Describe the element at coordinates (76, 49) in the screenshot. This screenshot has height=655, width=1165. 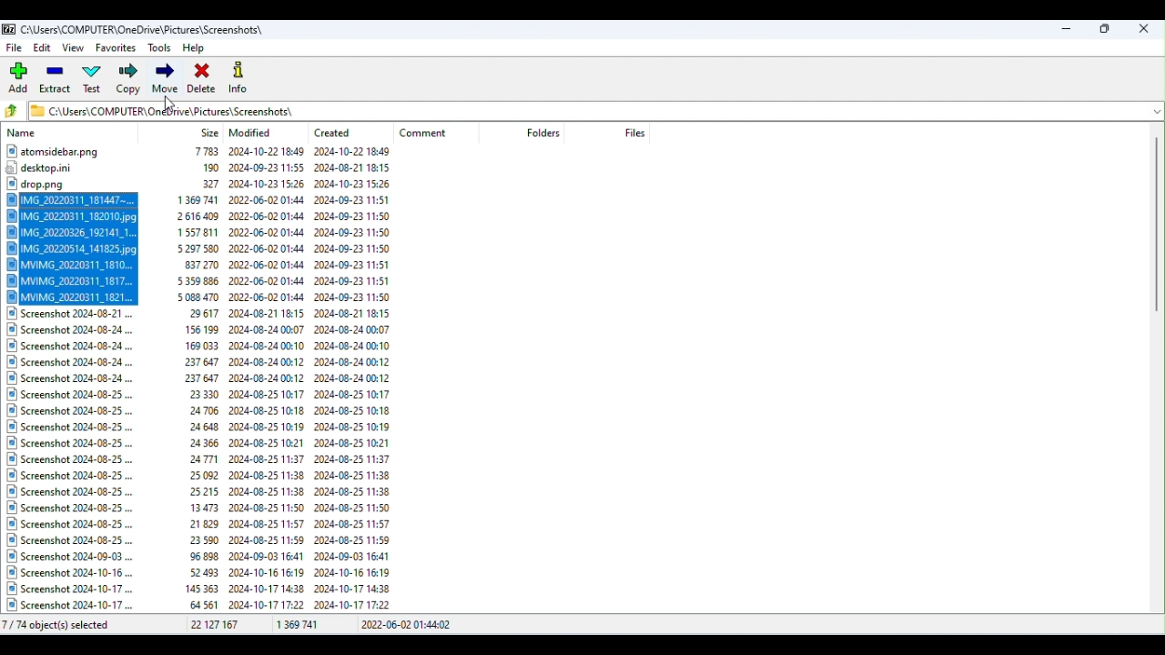
I see `View` at that location.